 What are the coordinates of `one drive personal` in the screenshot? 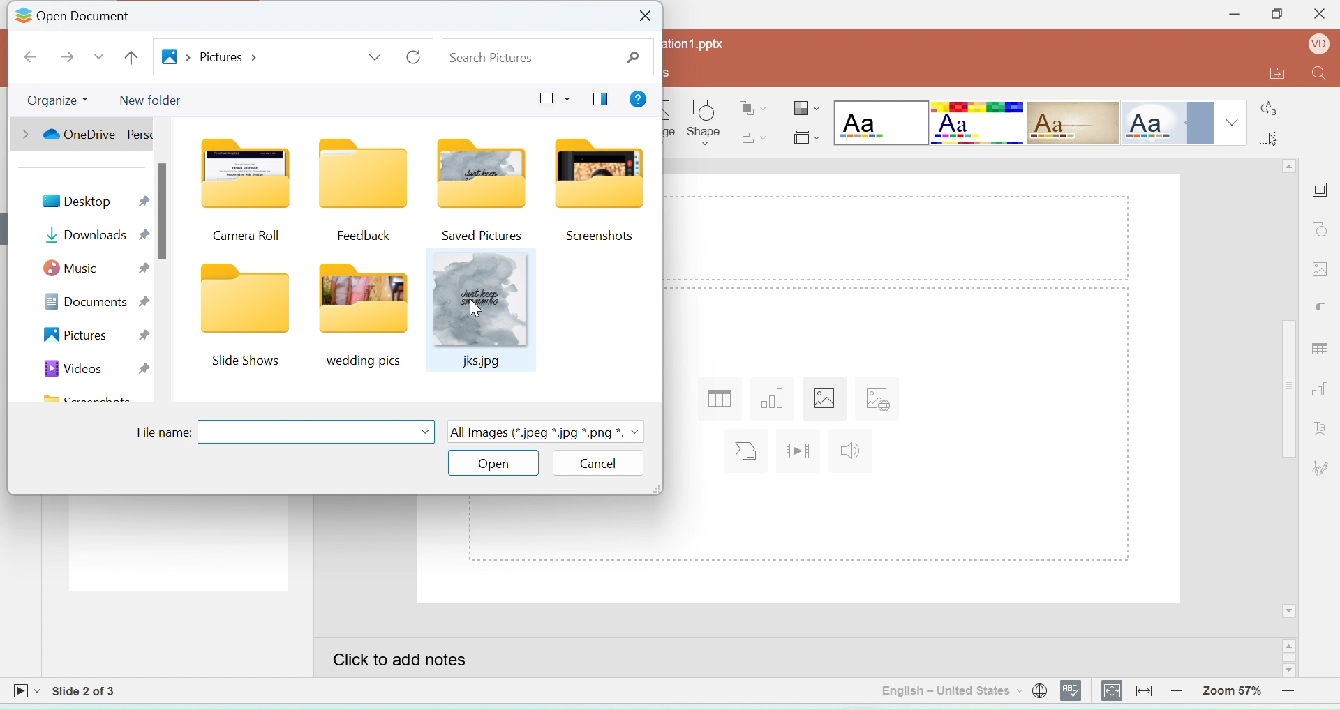 It's located at (87, 135).